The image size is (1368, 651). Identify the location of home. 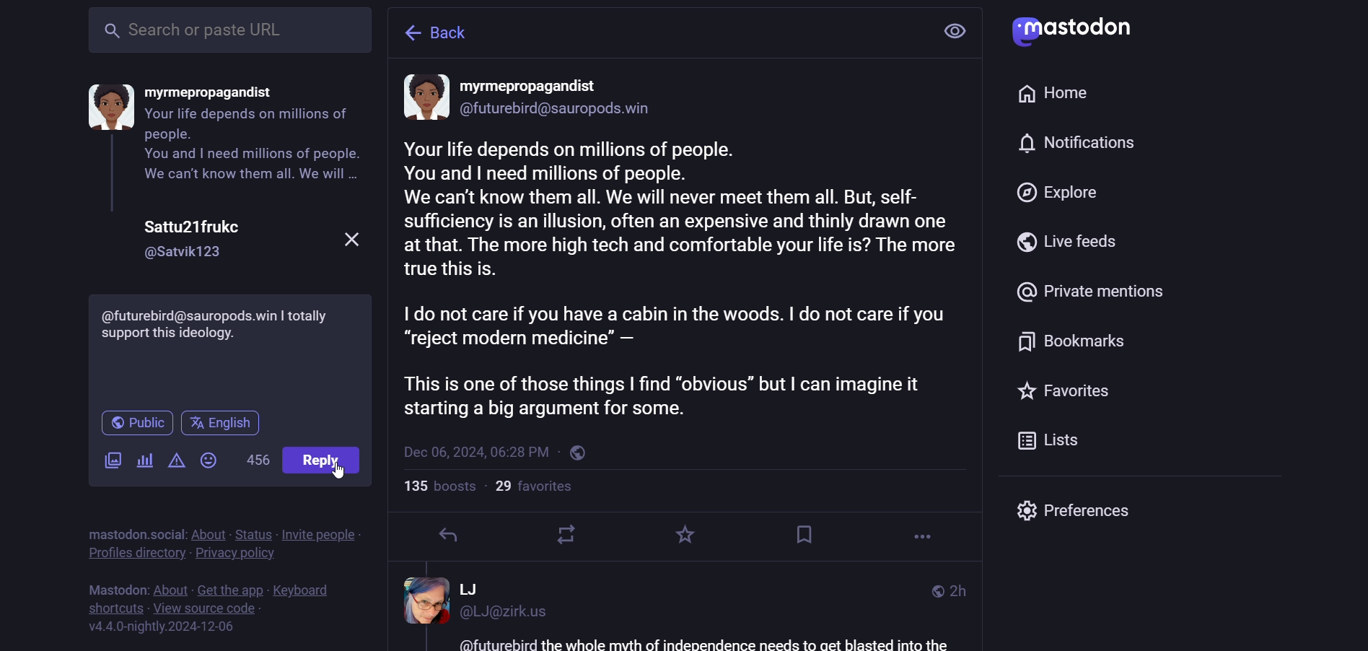
(1062, 95).